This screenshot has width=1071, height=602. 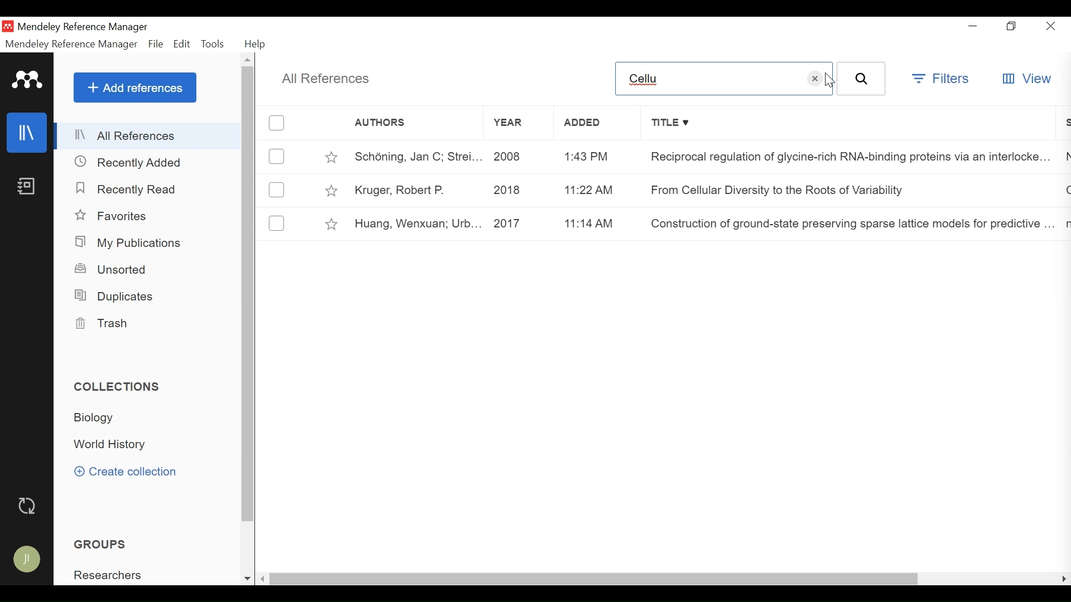 I want to click on From Cellular Diversity to the Roots of Variability, so click(x=780, y=189).